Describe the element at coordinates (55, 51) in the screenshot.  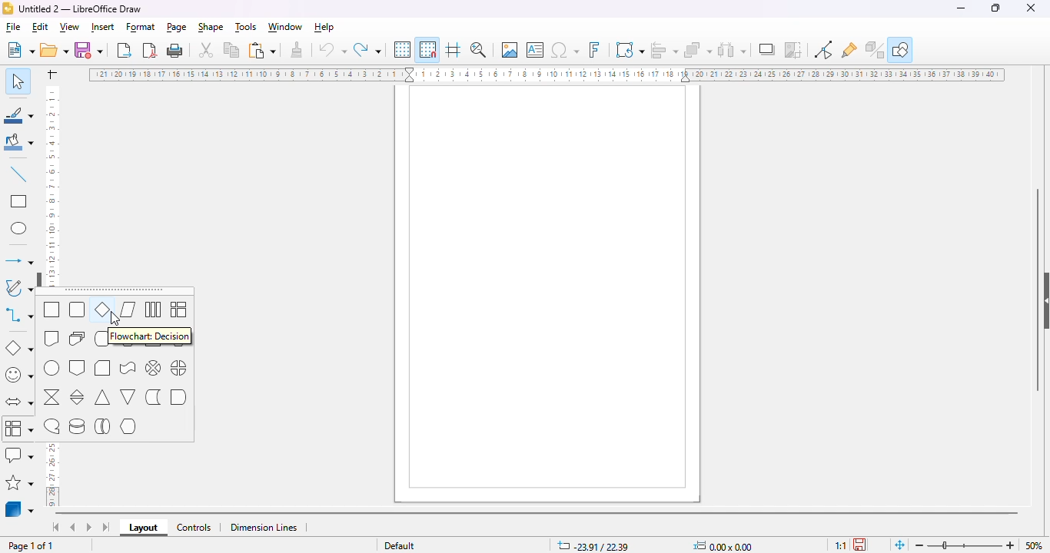
I see `open` at that location.